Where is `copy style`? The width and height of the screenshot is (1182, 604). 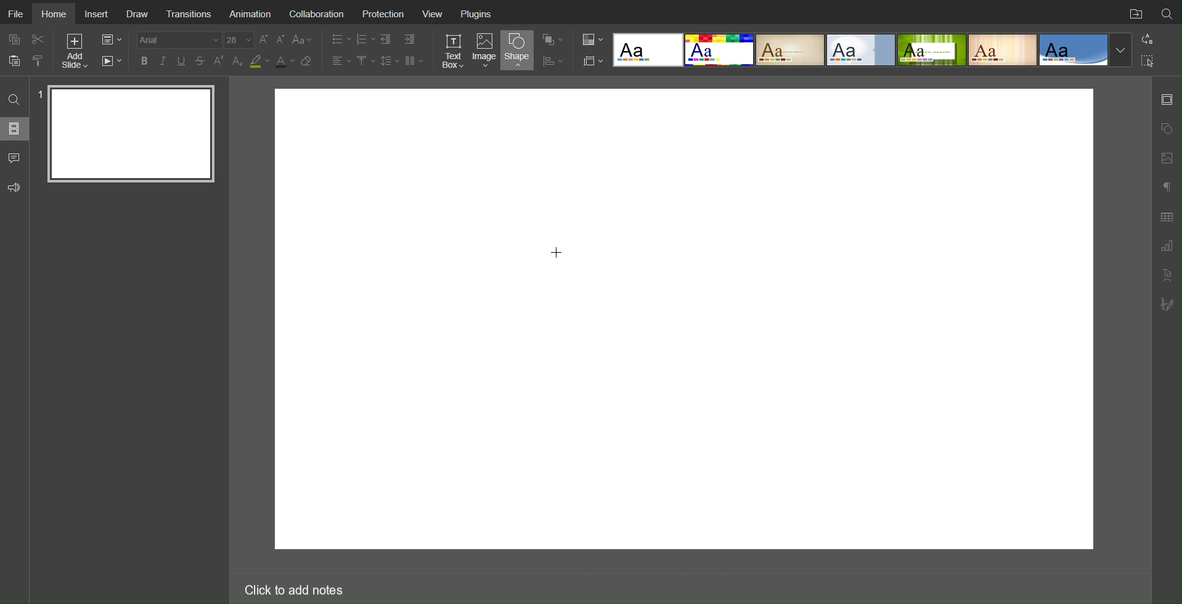
copy style is located at coordinates (43, 60).